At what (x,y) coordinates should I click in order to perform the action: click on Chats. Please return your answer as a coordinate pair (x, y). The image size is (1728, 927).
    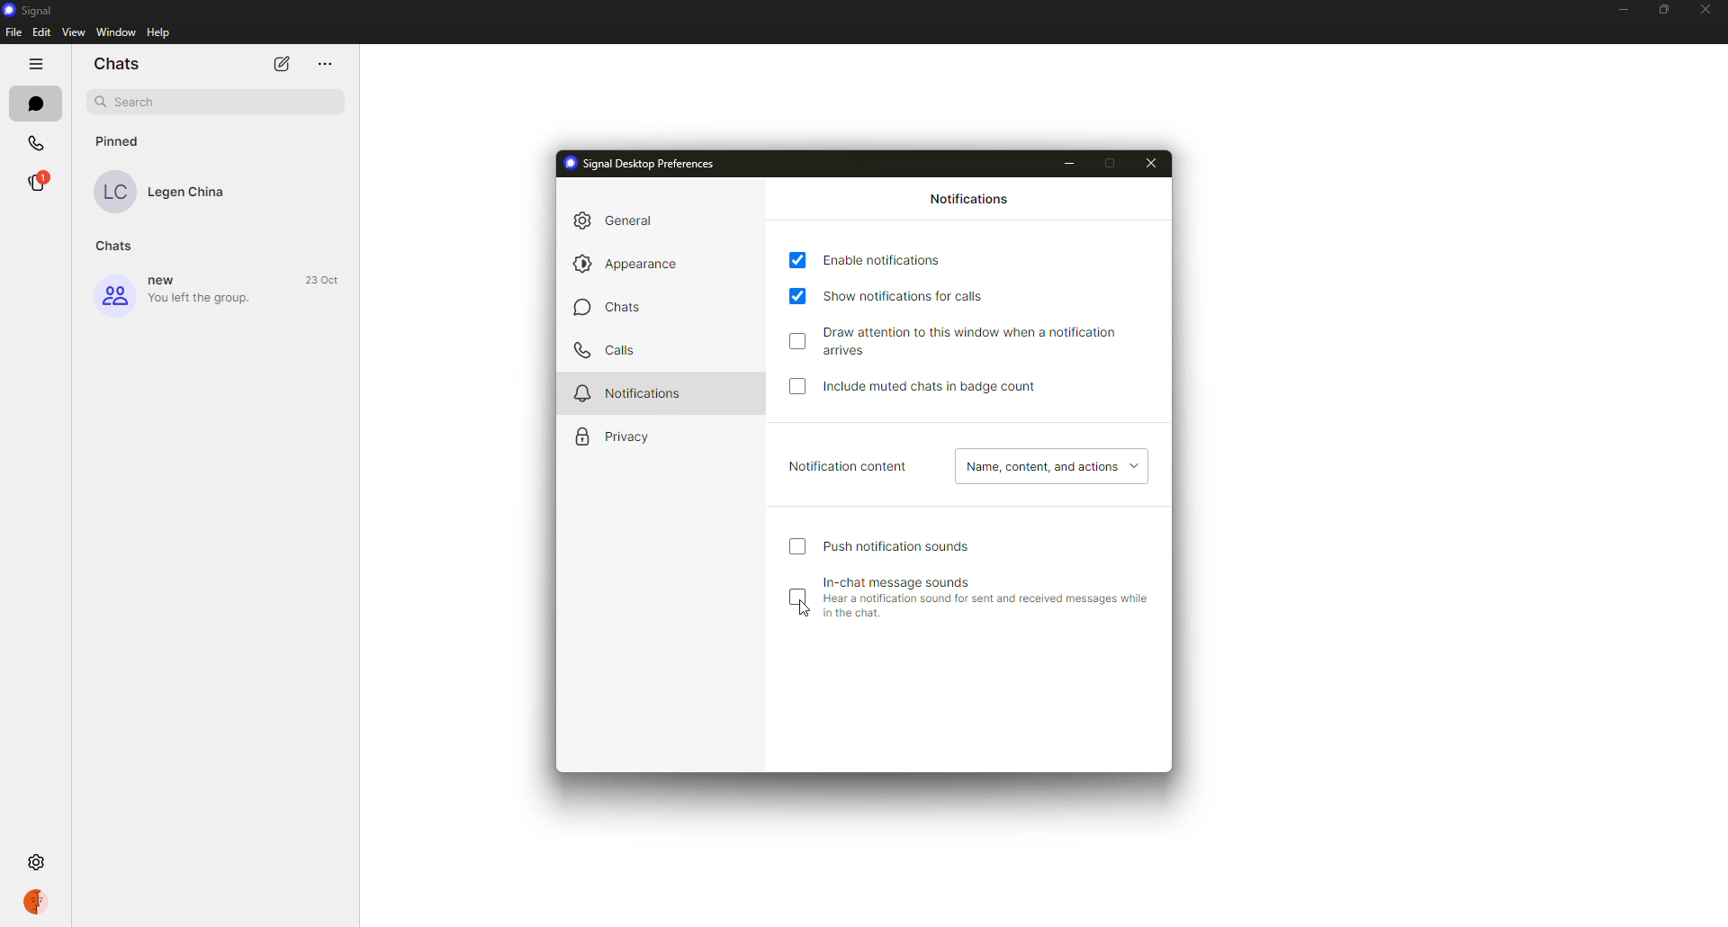
    Looking at the image, I should click on (114, 63).